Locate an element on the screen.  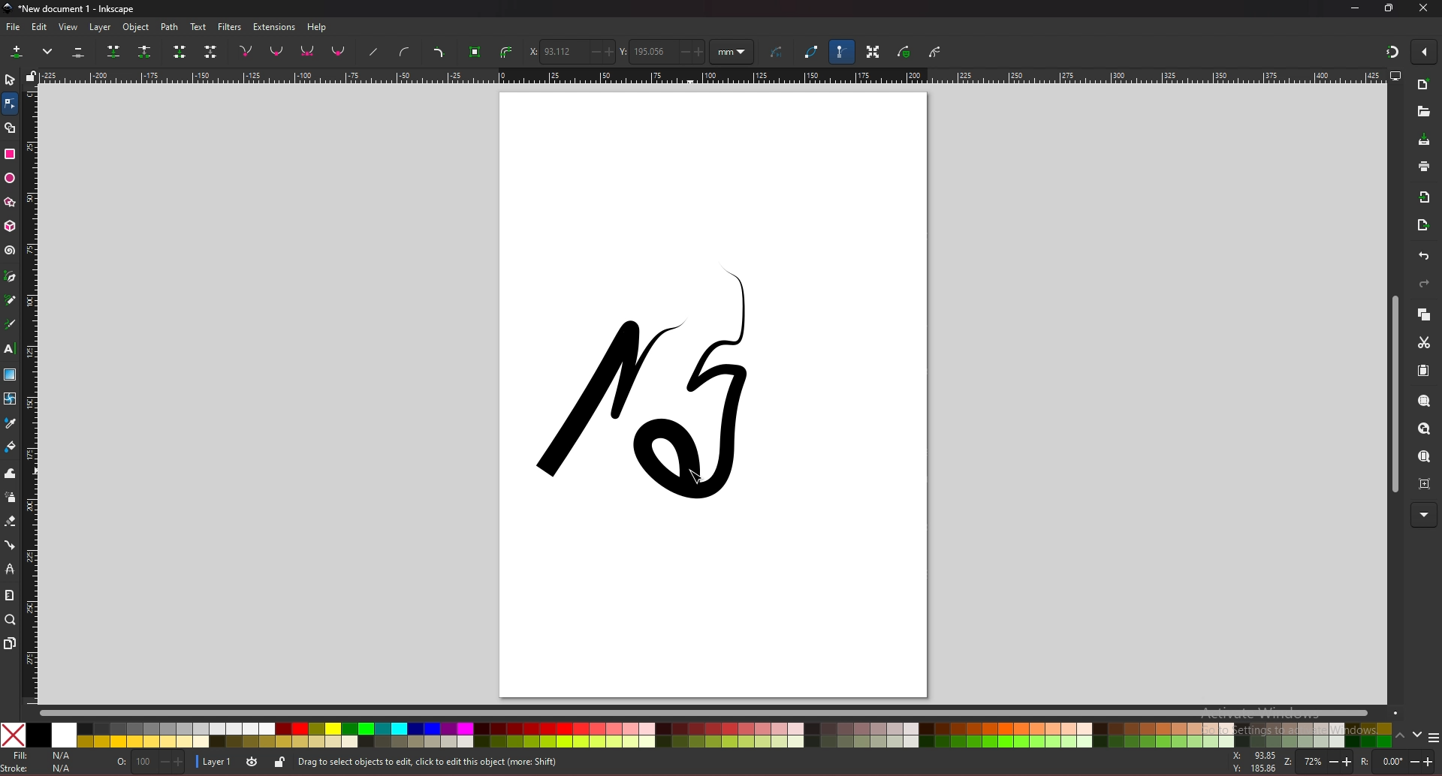
extensions is located at coordinates (275, 27).